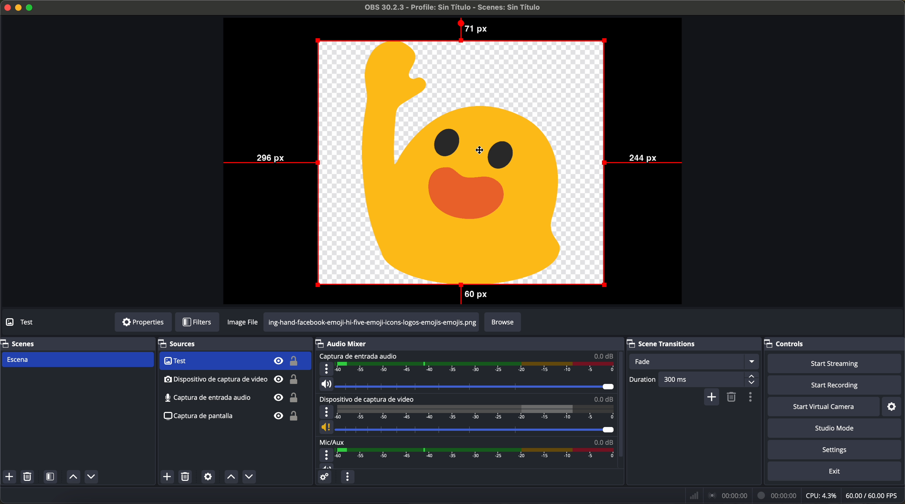 Image resolution: width=905 pixels, height=504 pixels. What do you see at coordinates (643, 380) in the screenshot?
I see `duration` at bounding box center [643, 380].